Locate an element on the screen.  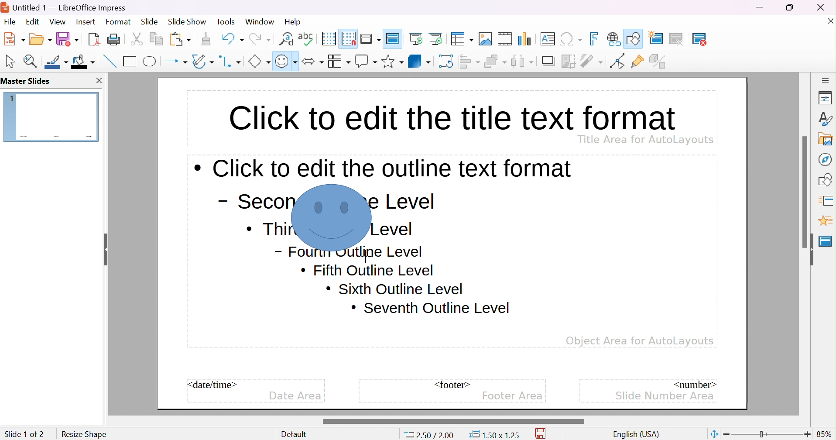
slider is located at coordinates (452, 421).